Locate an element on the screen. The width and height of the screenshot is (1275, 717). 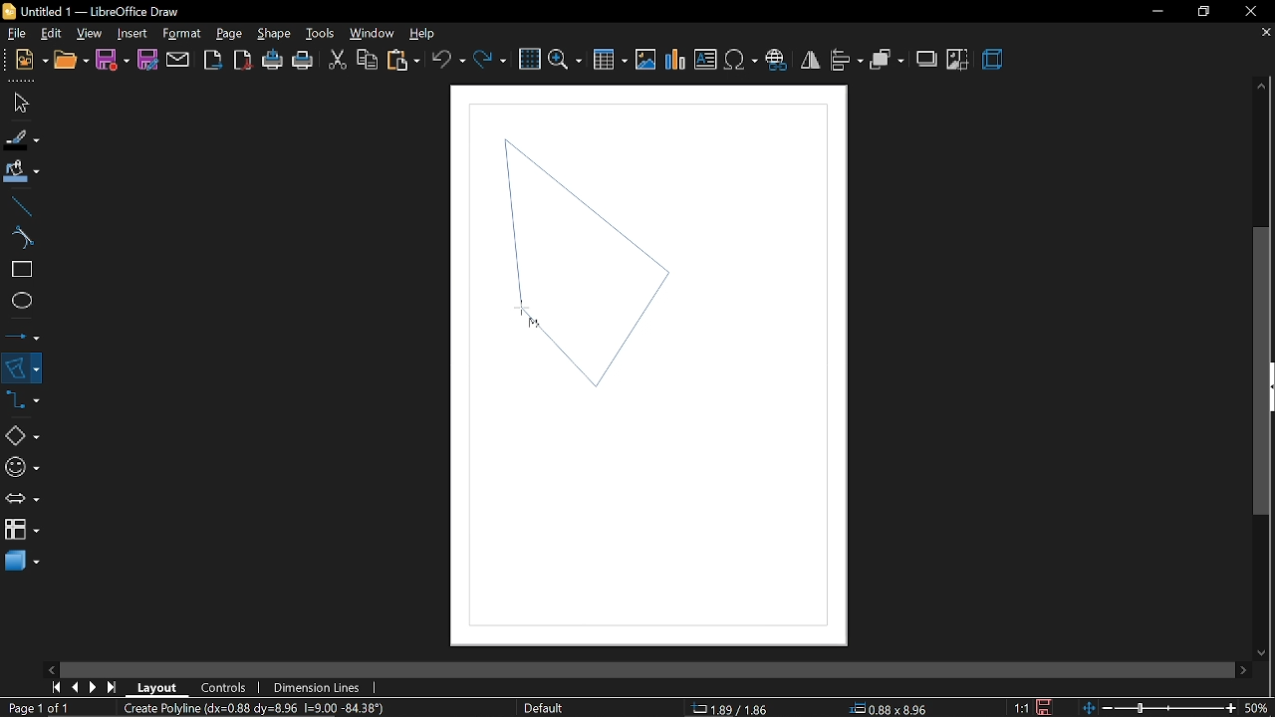
symbol shapes is located at coordinates (21, 467).